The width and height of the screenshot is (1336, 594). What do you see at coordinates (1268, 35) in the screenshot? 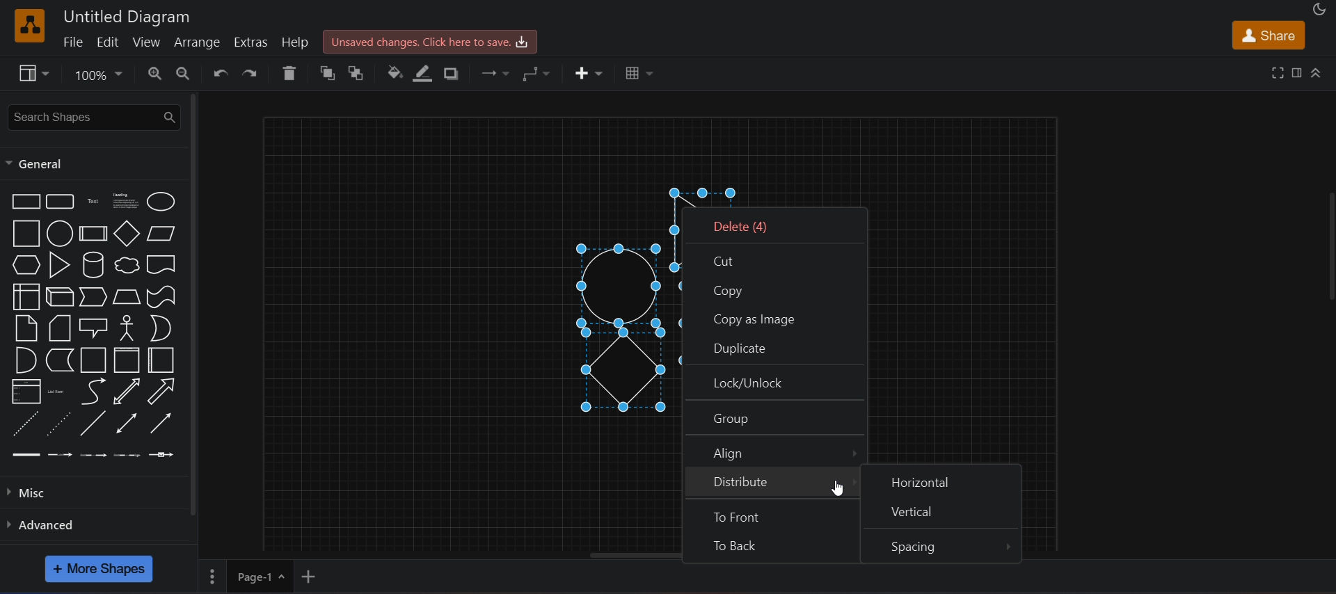
I see `share` at bounding box center [1268, 35].